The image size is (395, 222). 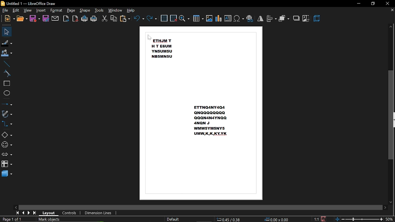 I want to click on flip, so click(x=260, y=18).